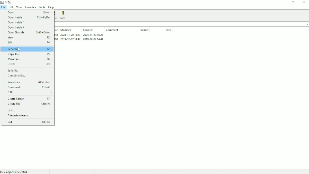  What do you see at coordinates (42, 7) in the screenshot?
I see `Tools` at bounding box center [42, 7].